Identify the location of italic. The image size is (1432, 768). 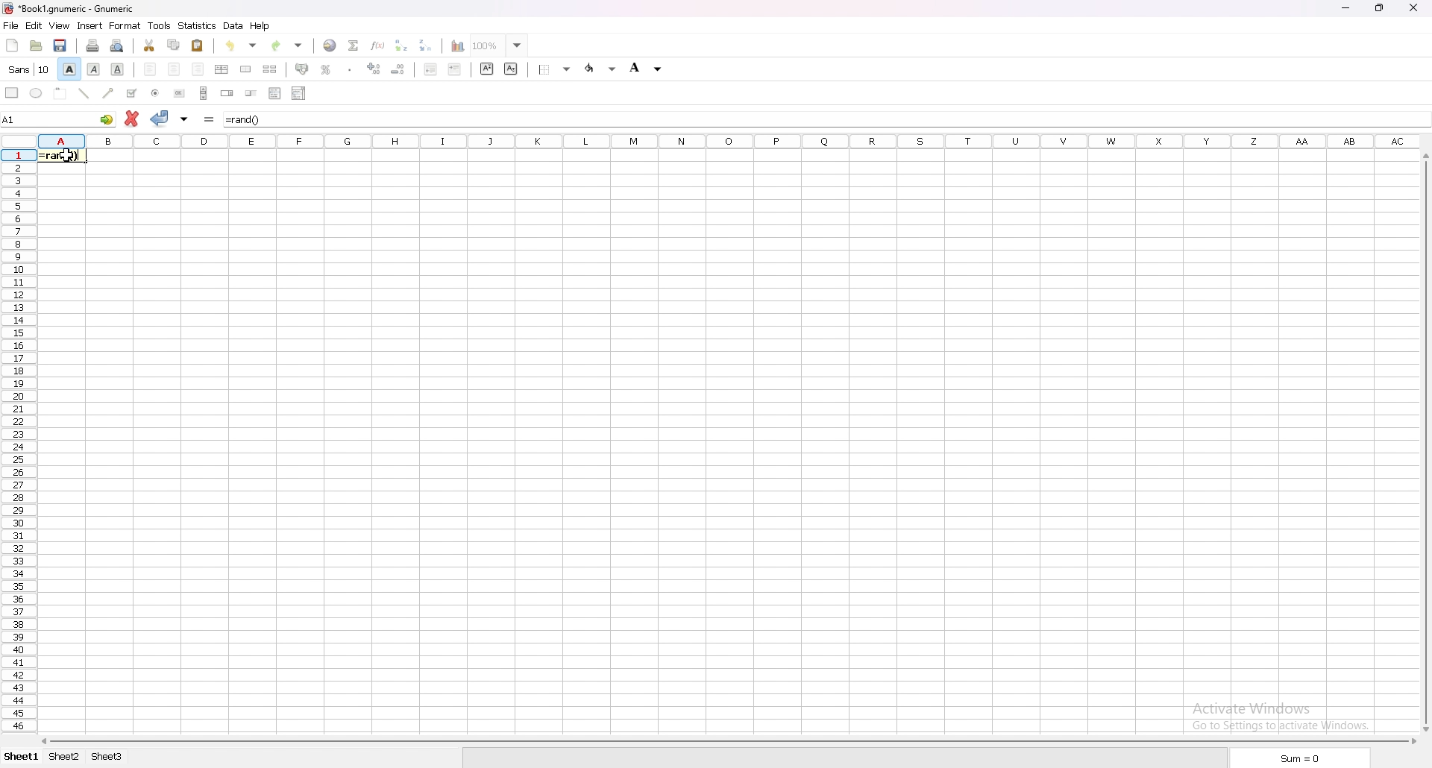
(93, 69).